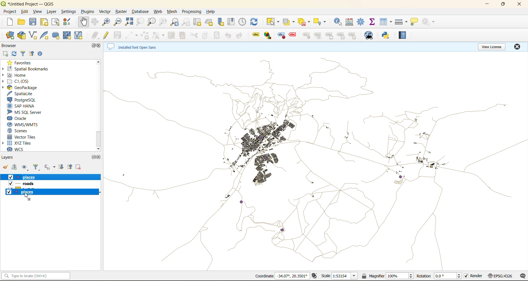 This screenshot has height=281, width=528. Describe the element at coordinates (273, 22) in the screenshot. I see `select ` at that location.